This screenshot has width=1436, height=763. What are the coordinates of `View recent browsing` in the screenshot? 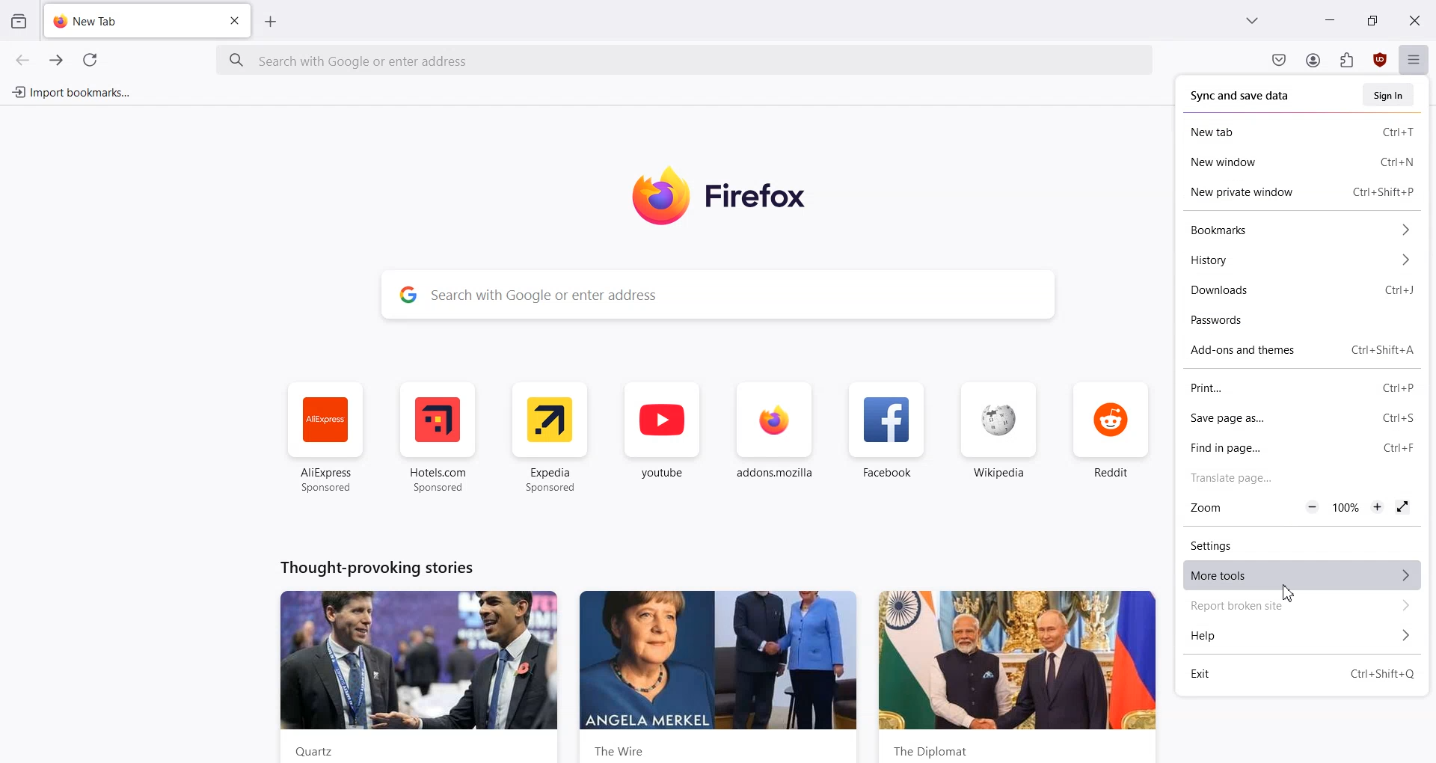 It's located at (18, 19).